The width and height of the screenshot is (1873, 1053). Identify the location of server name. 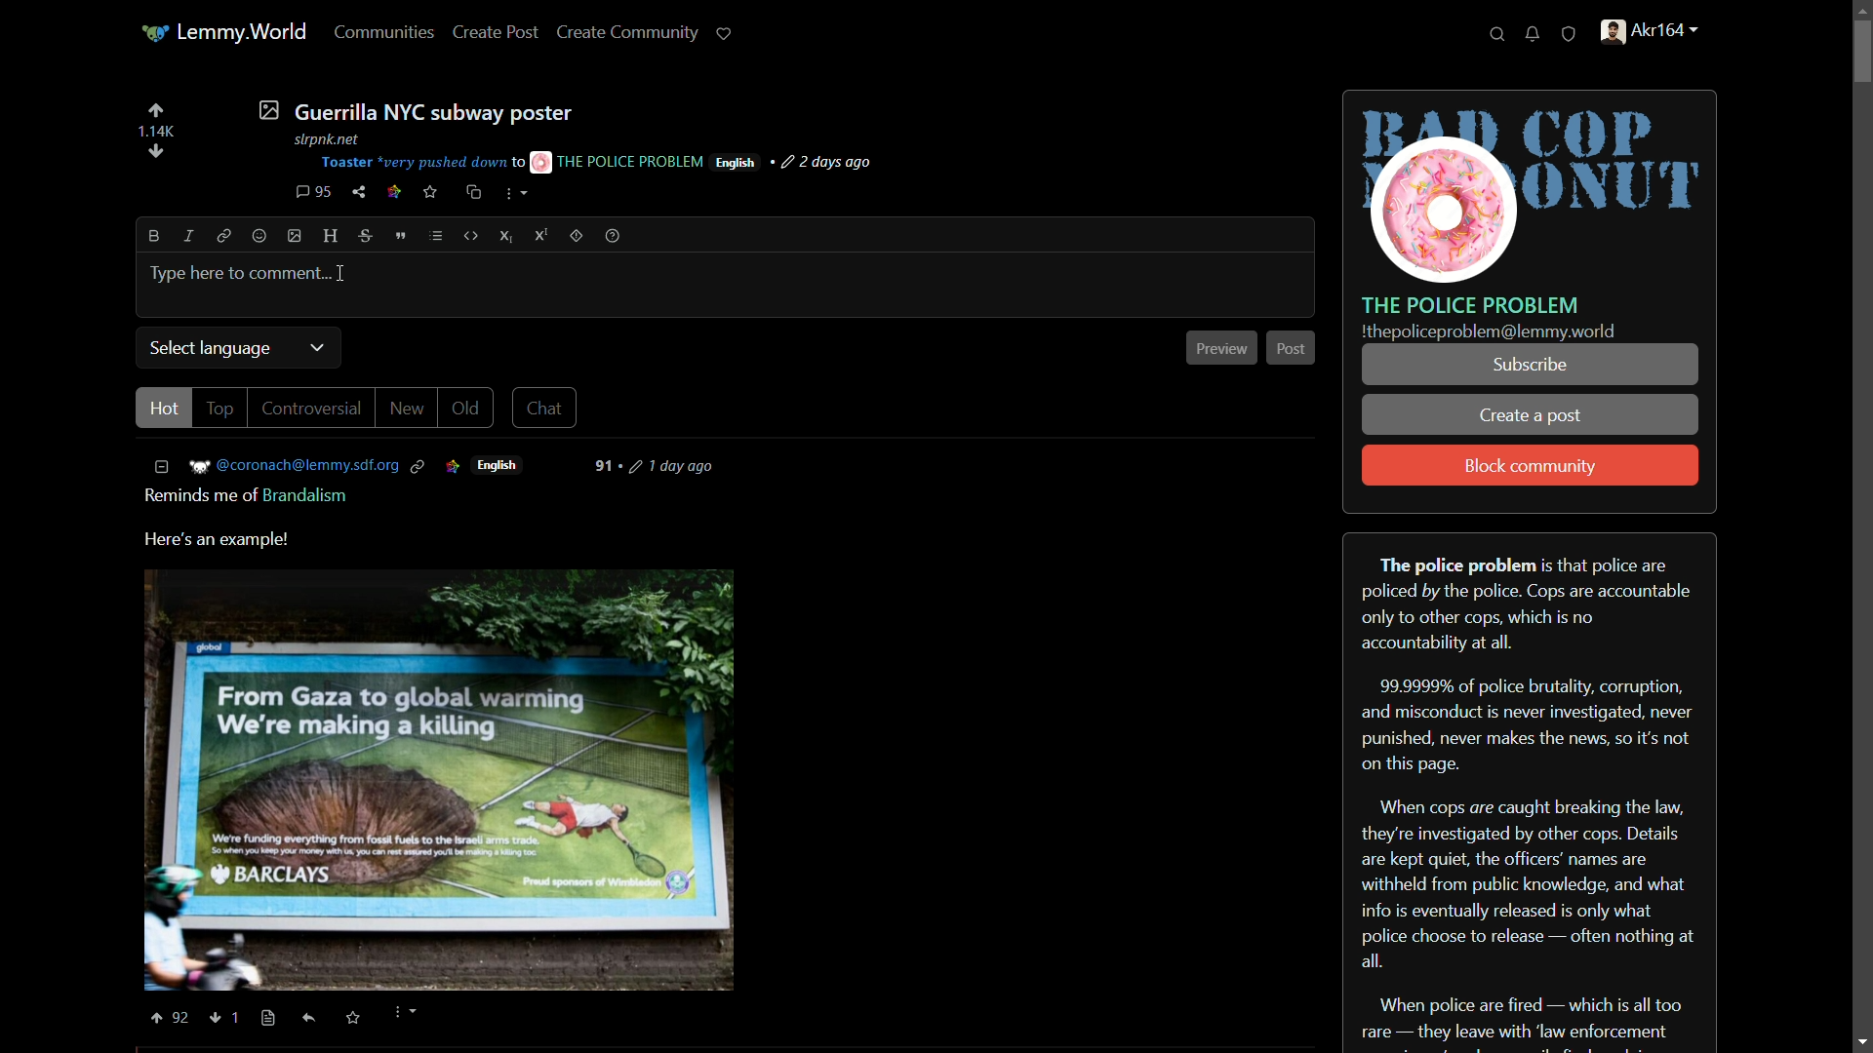
(243, 30).